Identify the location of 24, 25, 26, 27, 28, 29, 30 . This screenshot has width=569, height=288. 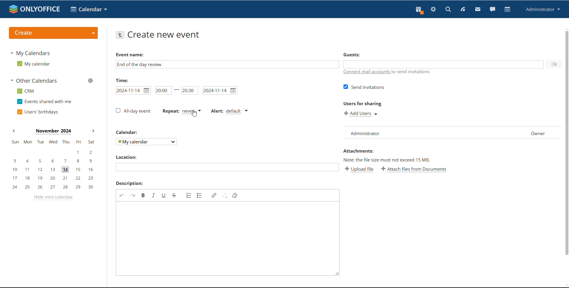
(55, 187).